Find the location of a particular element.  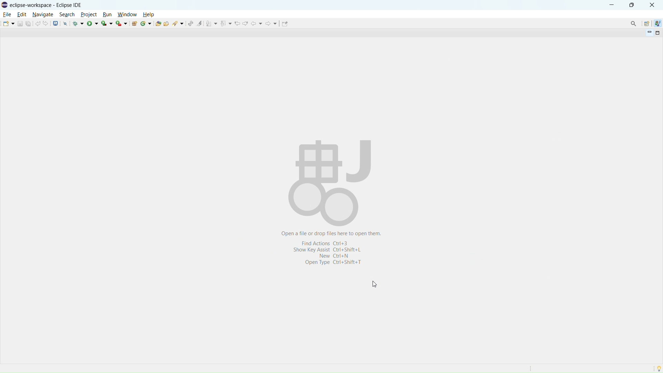

open console is located at coordinates (56, 23).